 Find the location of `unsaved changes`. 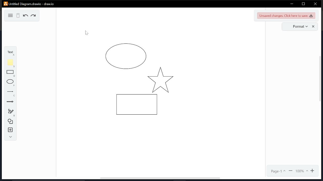

unsaved changes is located at coordinates (286, 15).